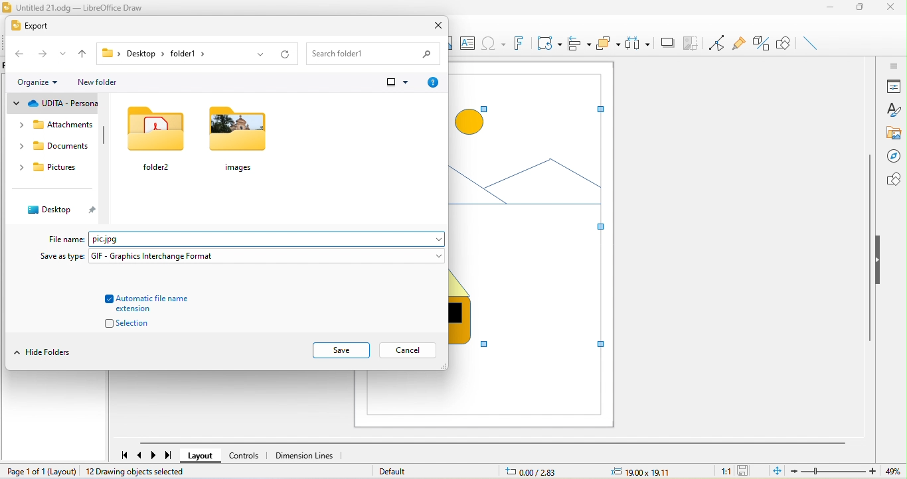  Describe the element at coordinates (56, 210) in the screenshot. I see `desktop` at that location.